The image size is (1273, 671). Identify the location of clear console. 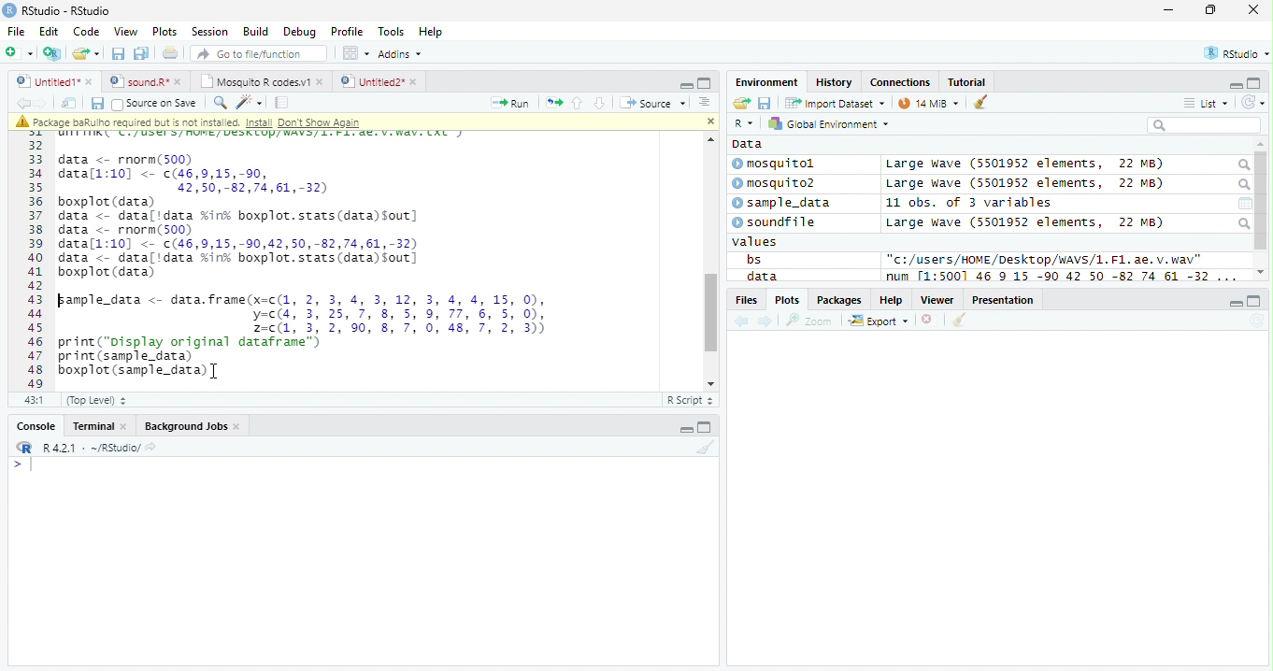
(980, 101).